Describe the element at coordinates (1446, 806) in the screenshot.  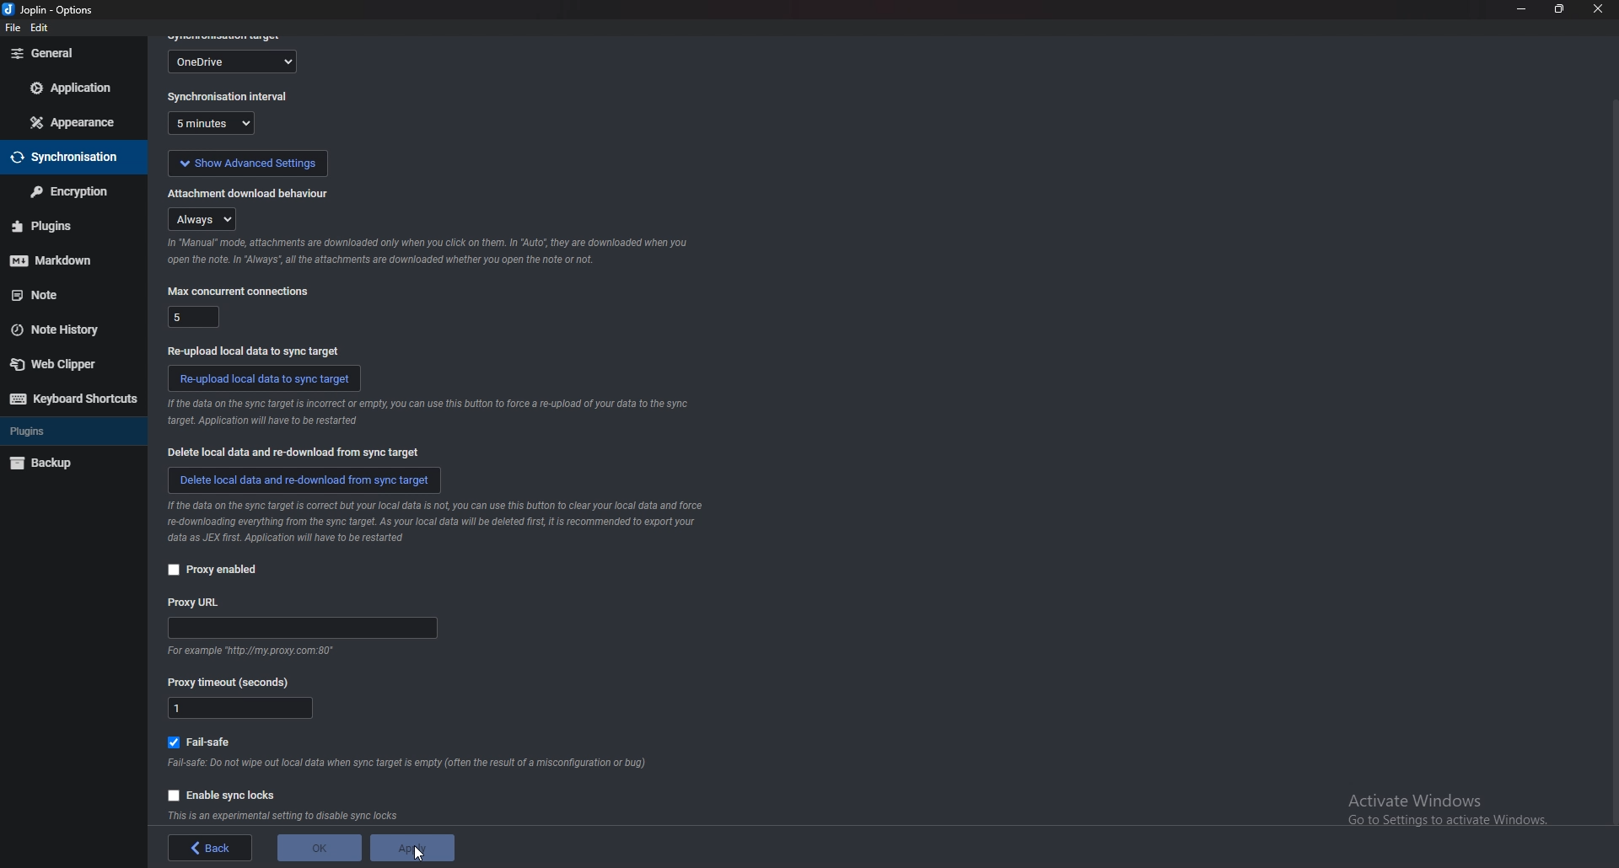
I see `Activate Windows` at that location.